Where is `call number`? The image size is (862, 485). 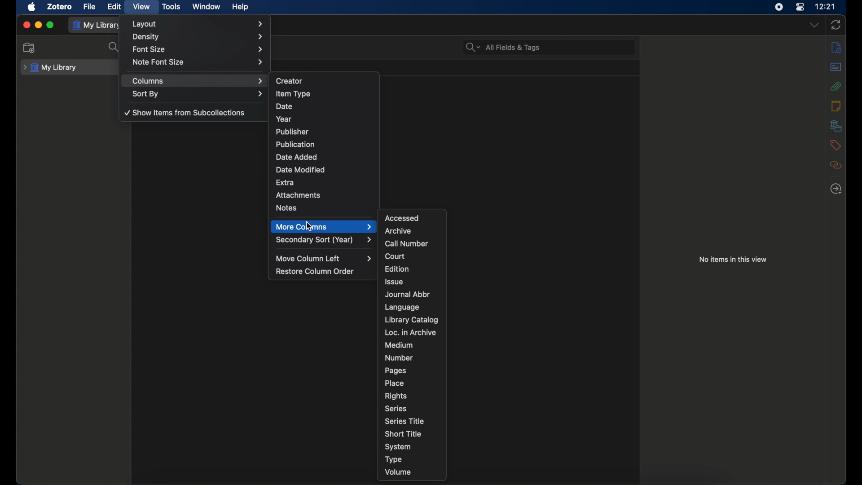
call number is located at coordinates (407, 244).